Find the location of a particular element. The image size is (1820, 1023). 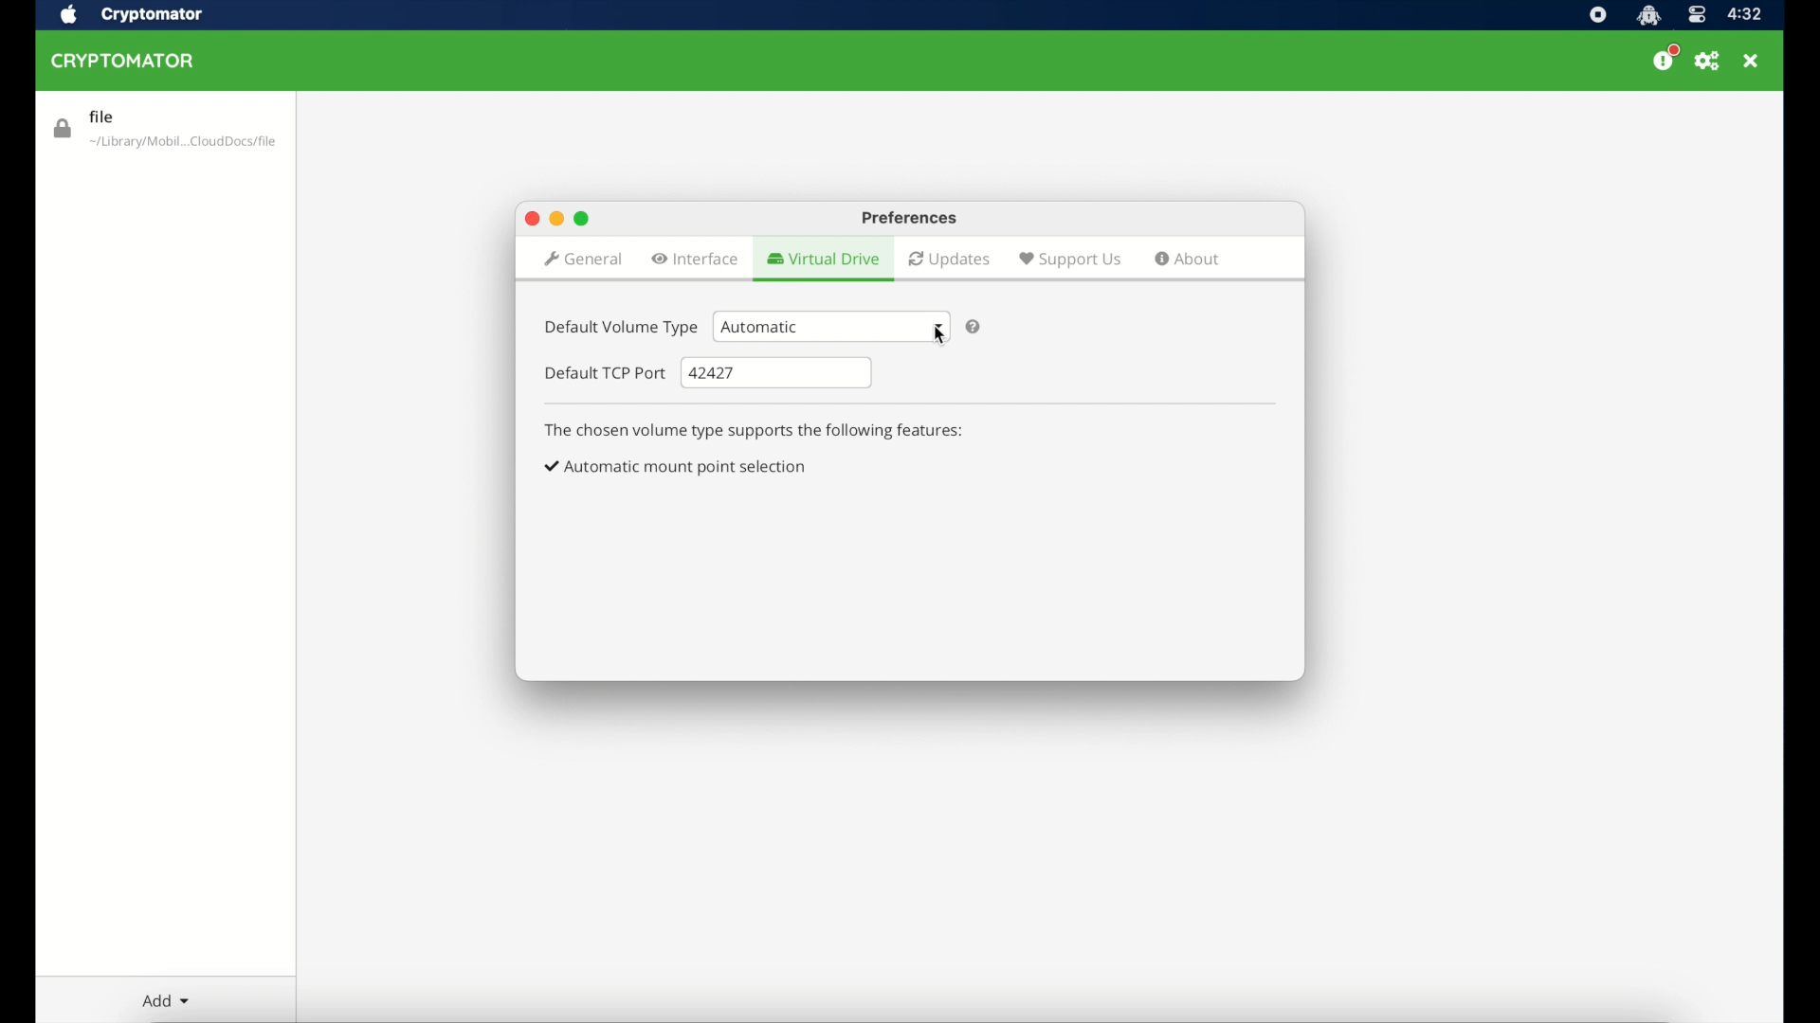

checkbox is located at coordinates (677, 467).